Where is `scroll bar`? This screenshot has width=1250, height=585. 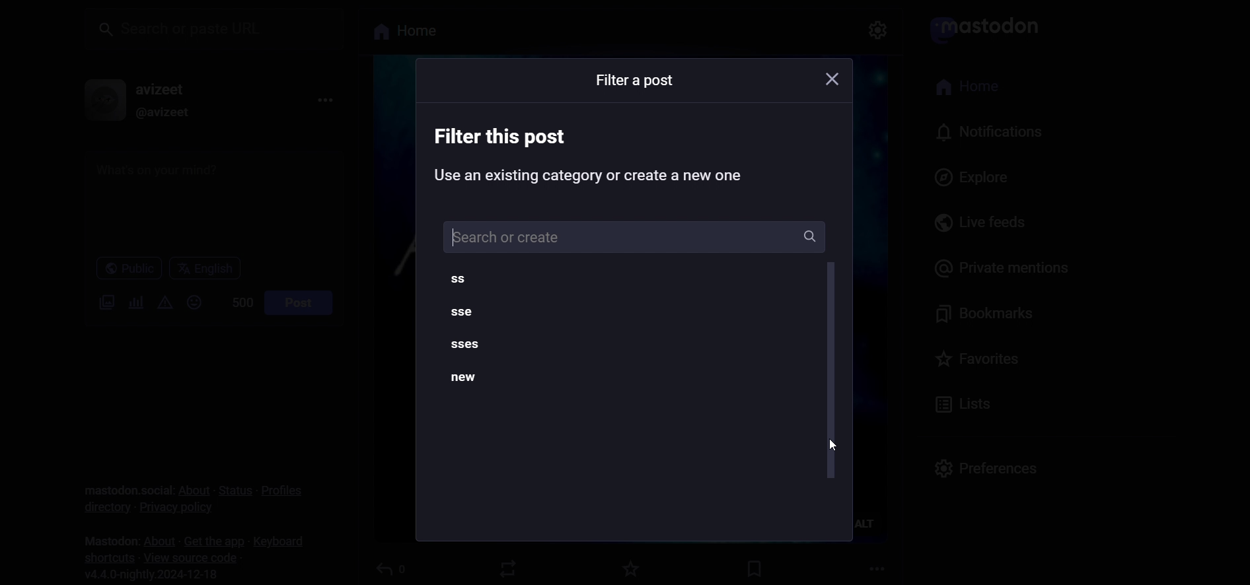 scroll bar is located at coordinates (830, 371).